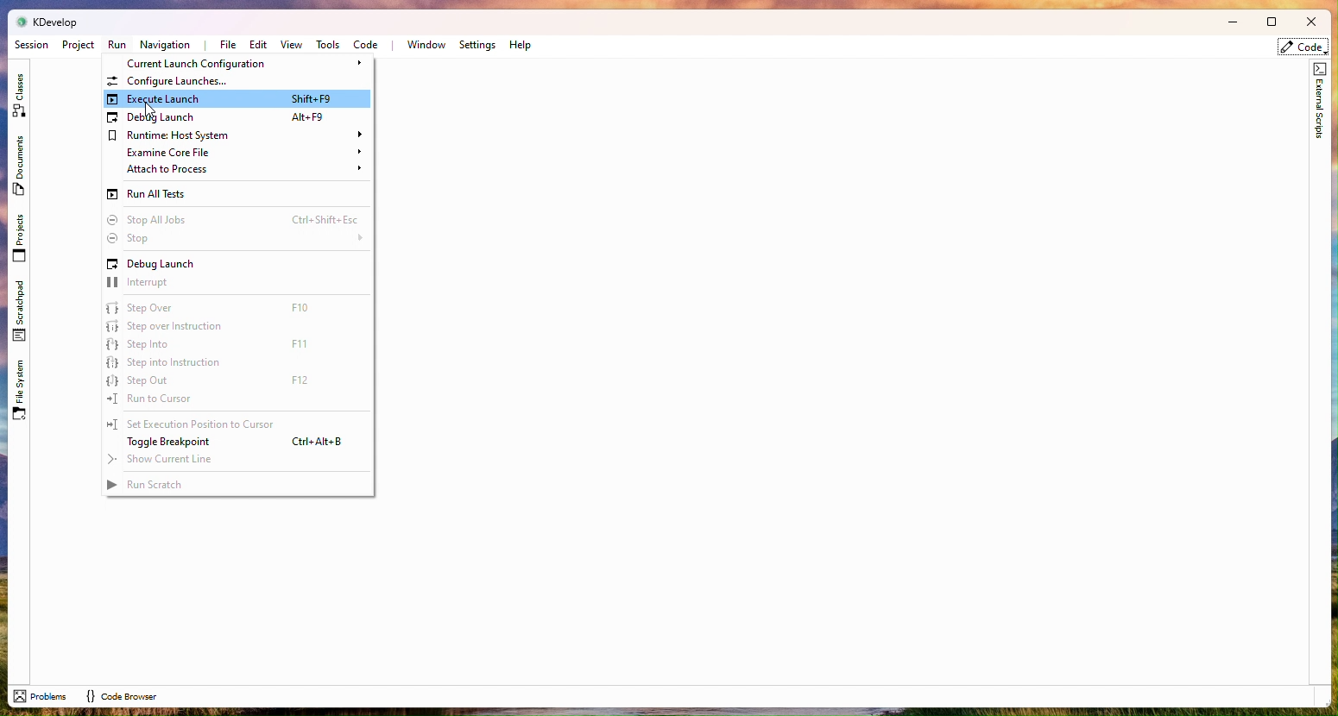 This screenshot has width=1338, height=716. I want to click on Run Scratch, so click(165, 484).